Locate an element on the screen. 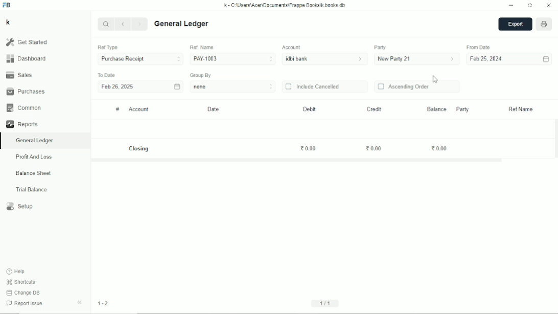  Close is located at coordinates (549, 6).